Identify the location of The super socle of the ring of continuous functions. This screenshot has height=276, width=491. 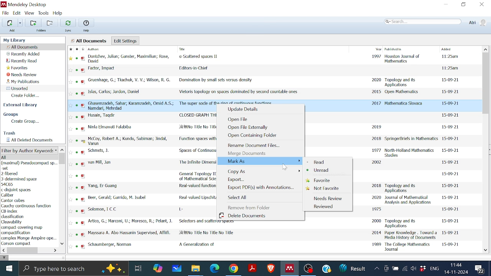
(141, 106).